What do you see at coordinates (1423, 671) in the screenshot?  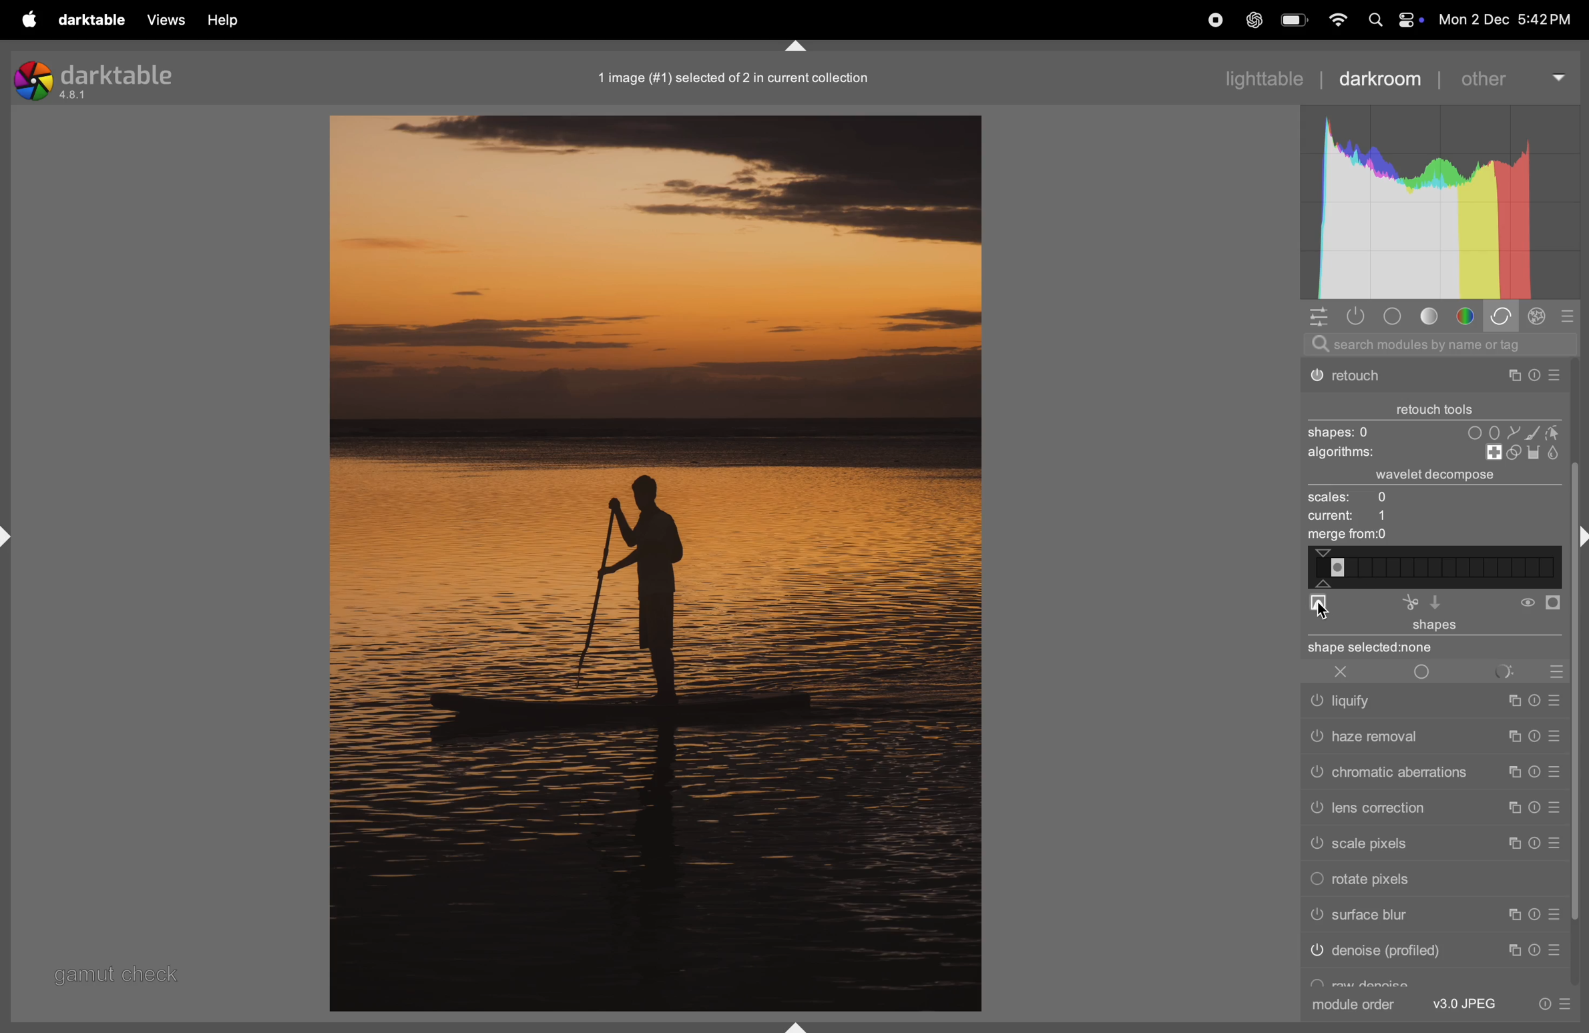 I see `uniformly` at bounding box center [1423, 671].